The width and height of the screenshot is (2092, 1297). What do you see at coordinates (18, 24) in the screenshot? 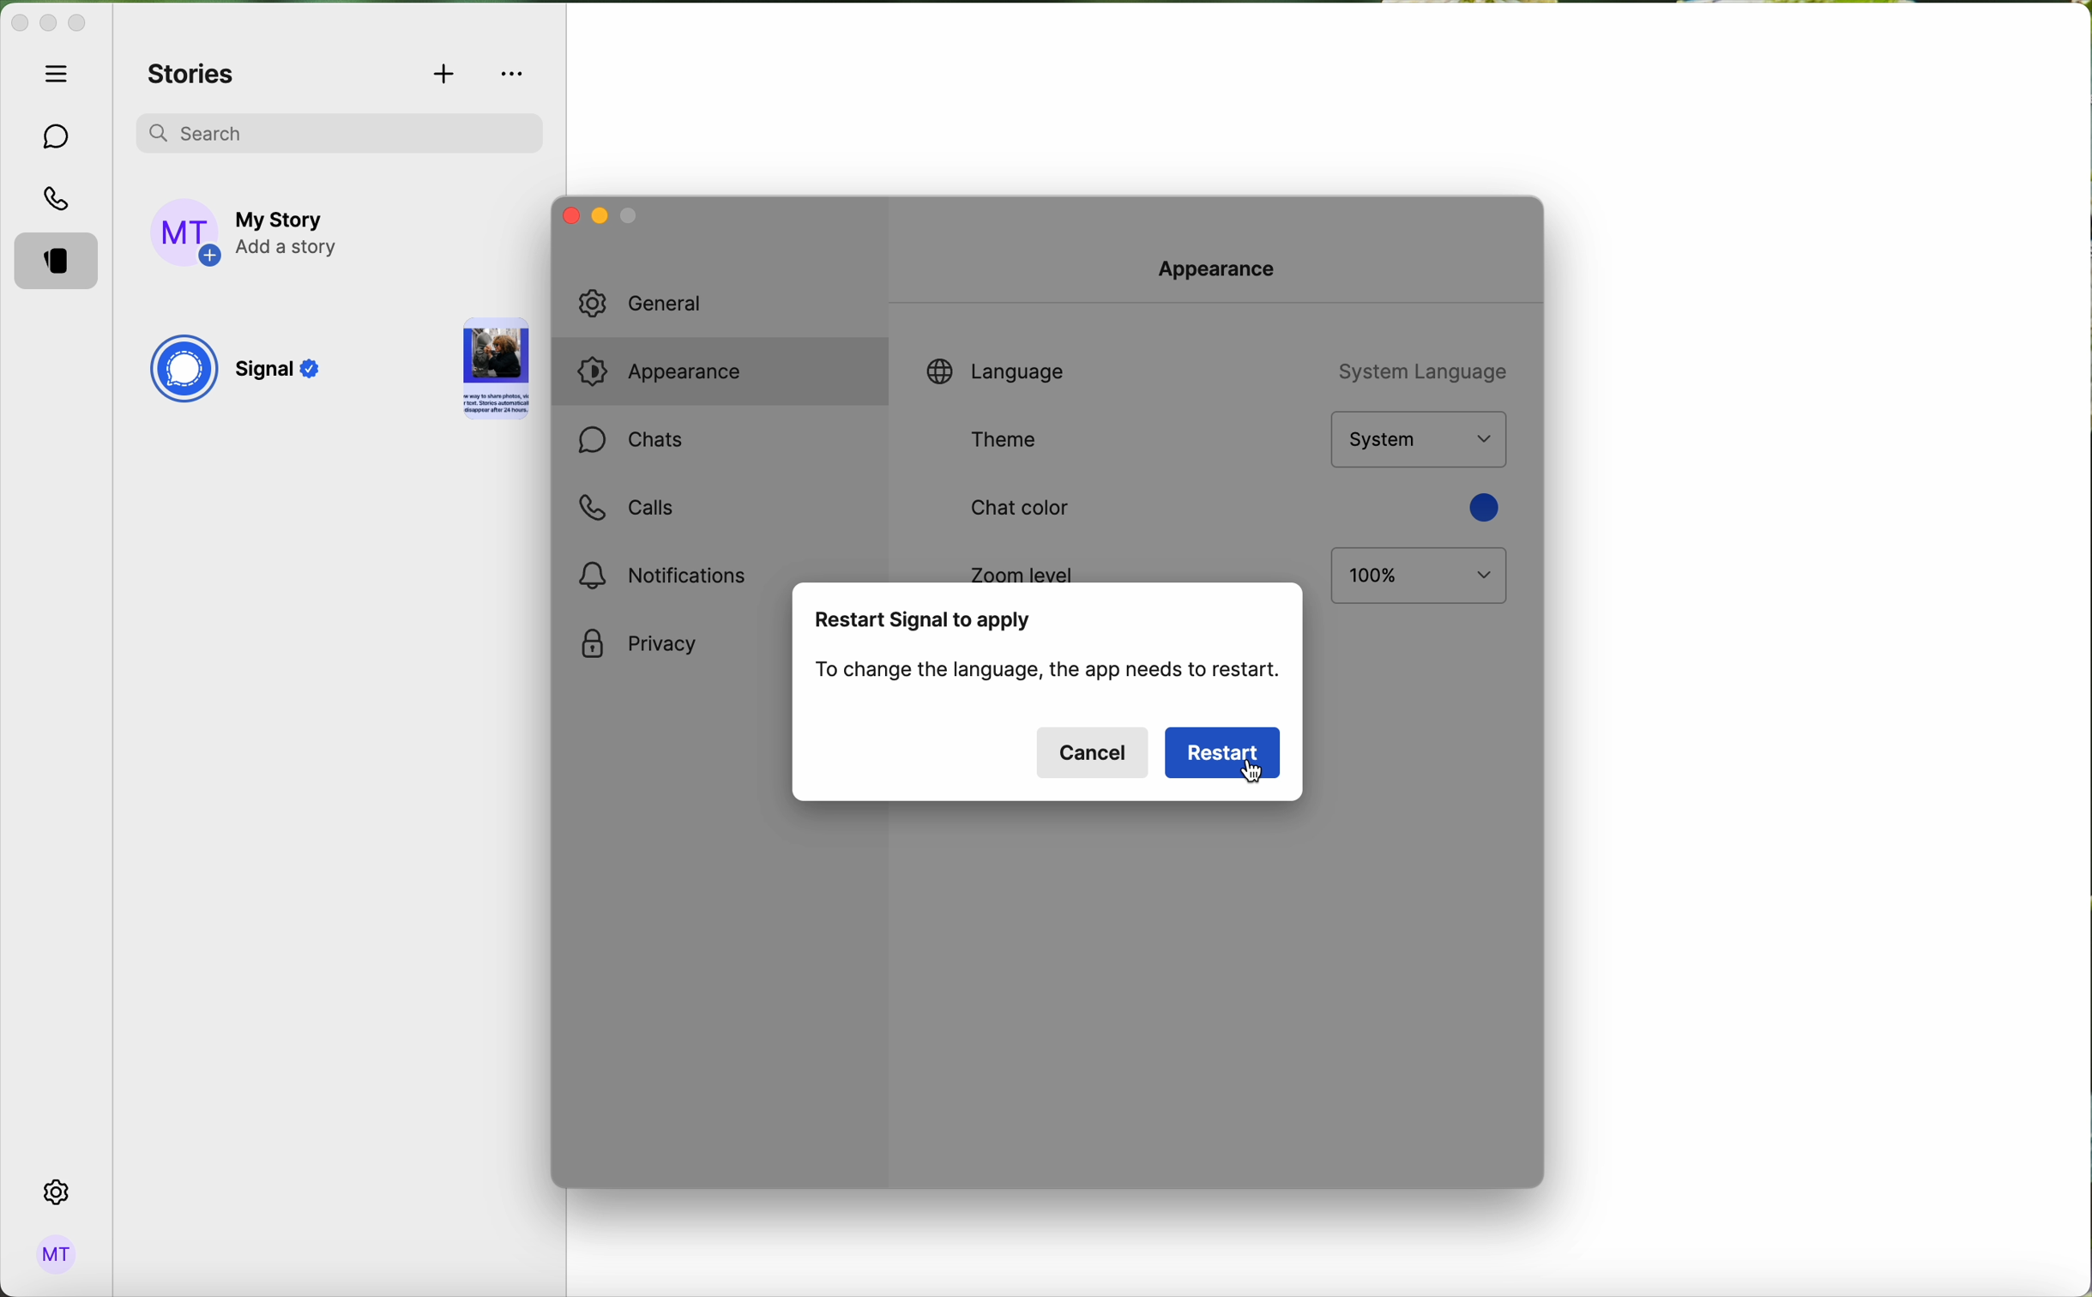
I see `close Signal` at bounding box center [18, 24].